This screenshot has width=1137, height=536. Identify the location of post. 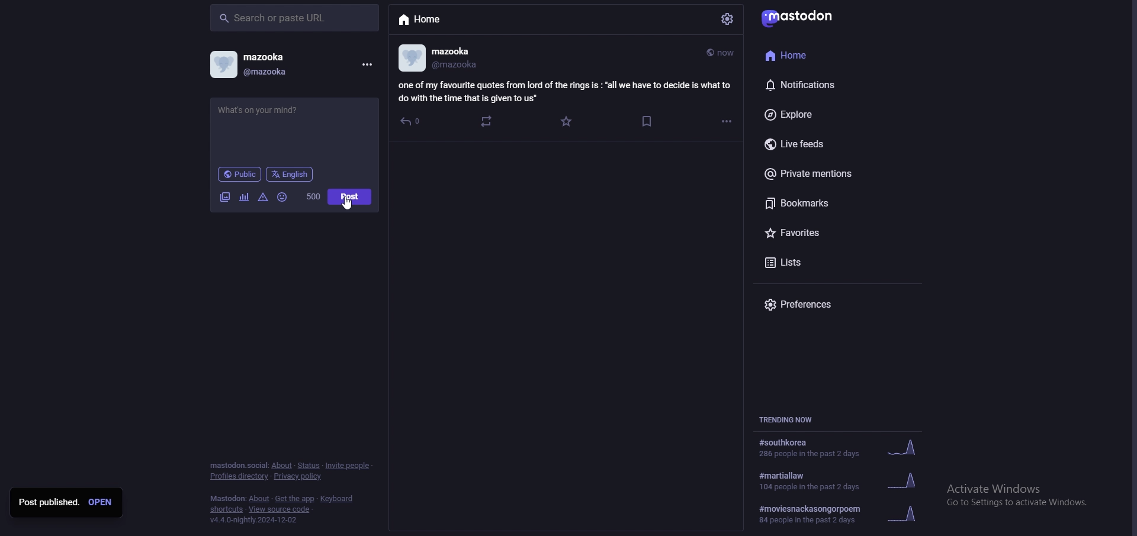
(350, 196).